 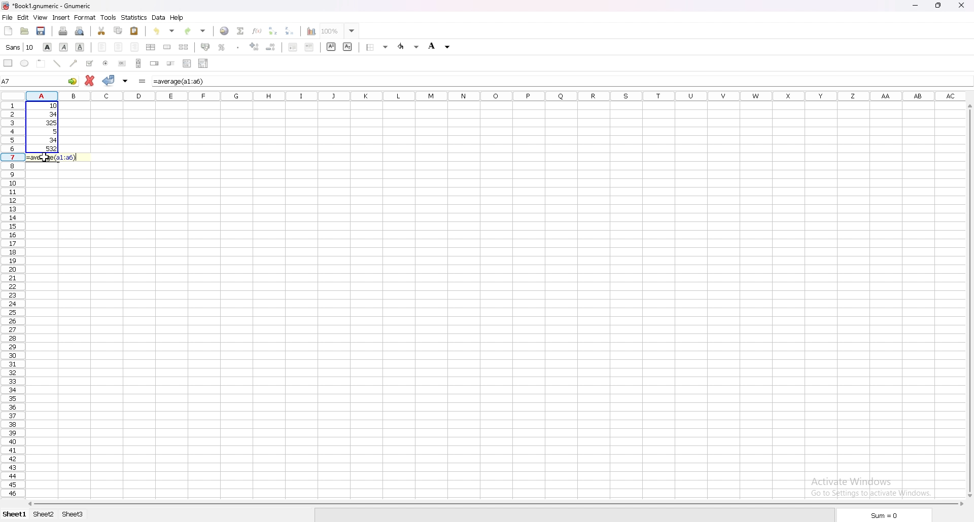 I want to click on minimize, so click(x=914, y=6).